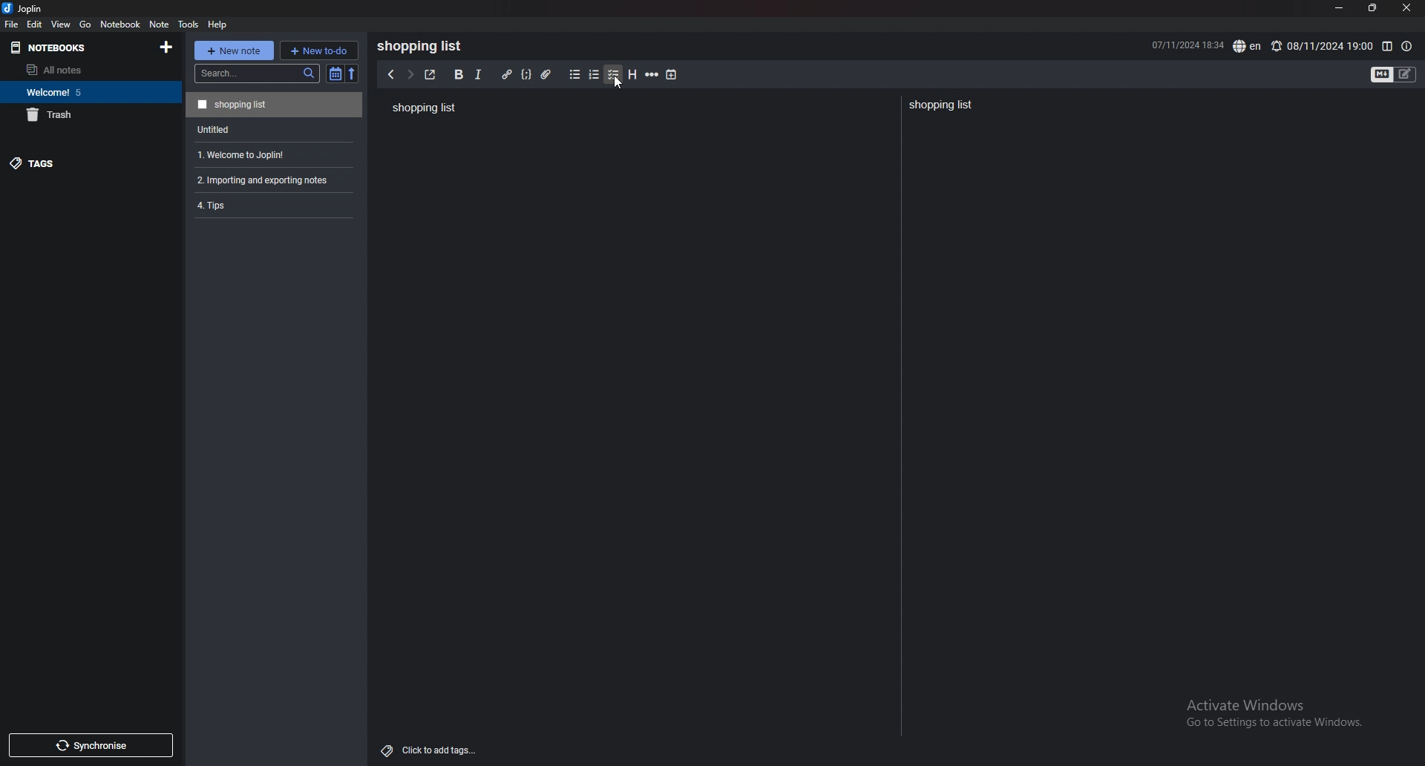 This screenshot has width=1425, height=766. What do you see at coordinates (1372, 8) in the screenshot?
I see `resize` at bounding box center [1372, 8].